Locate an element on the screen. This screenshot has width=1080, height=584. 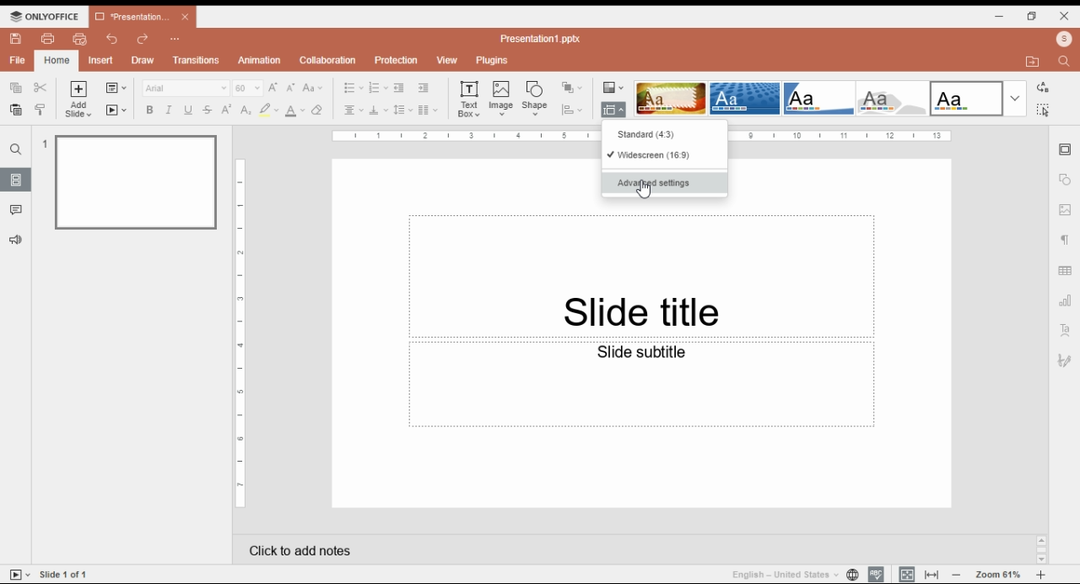
arrange shape is located at coordinates (571, 88).